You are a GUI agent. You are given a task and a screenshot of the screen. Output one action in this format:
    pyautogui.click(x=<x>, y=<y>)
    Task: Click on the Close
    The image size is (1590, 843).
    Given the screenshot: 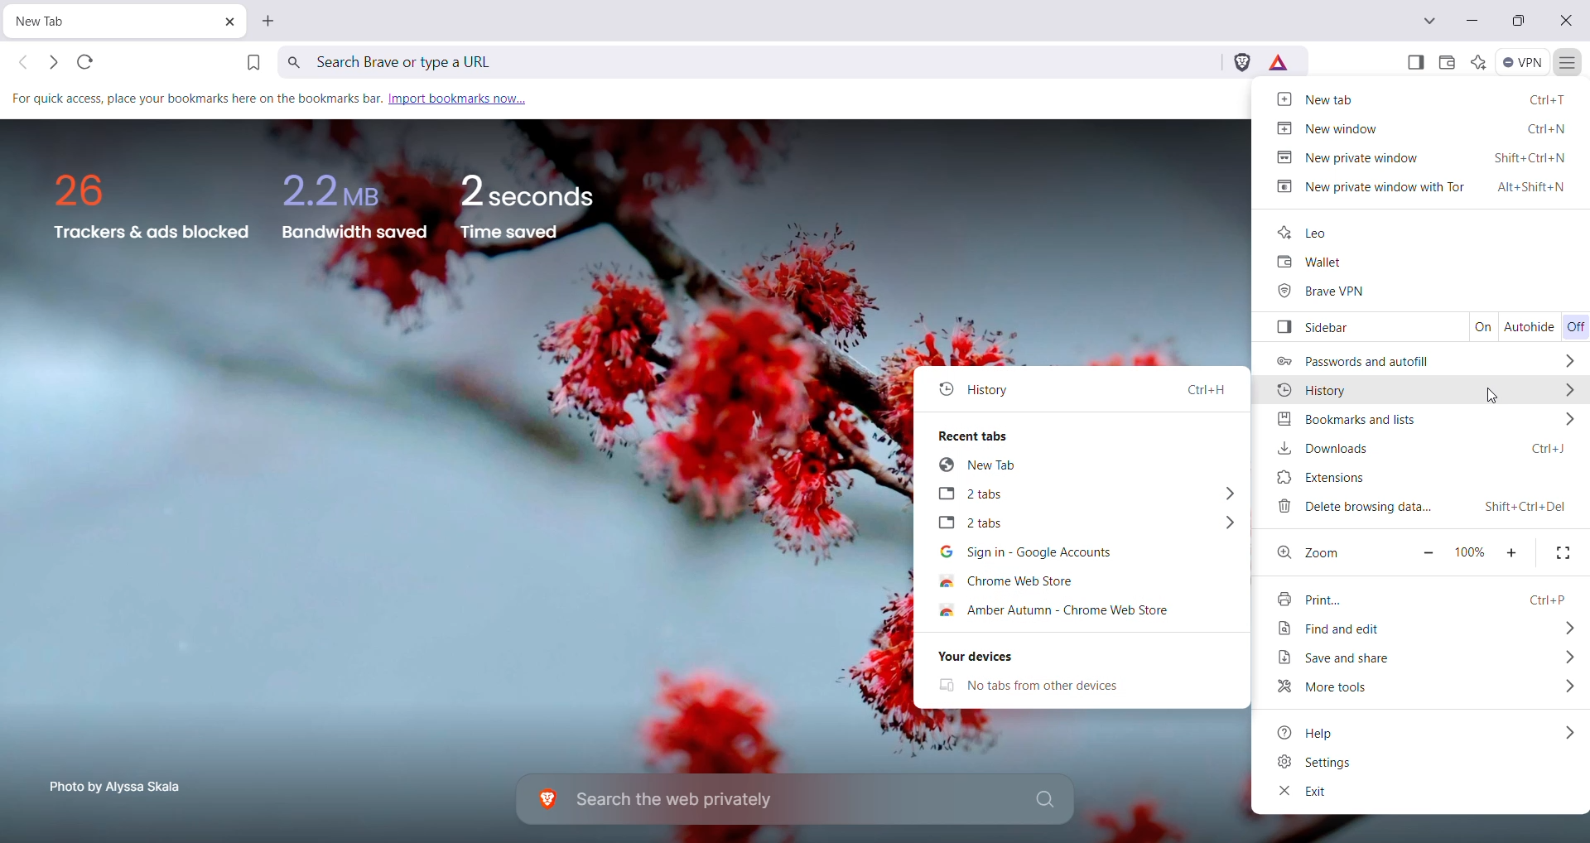 What is the action you would take?
    pyautogui.click(x=1568, y=22)
    